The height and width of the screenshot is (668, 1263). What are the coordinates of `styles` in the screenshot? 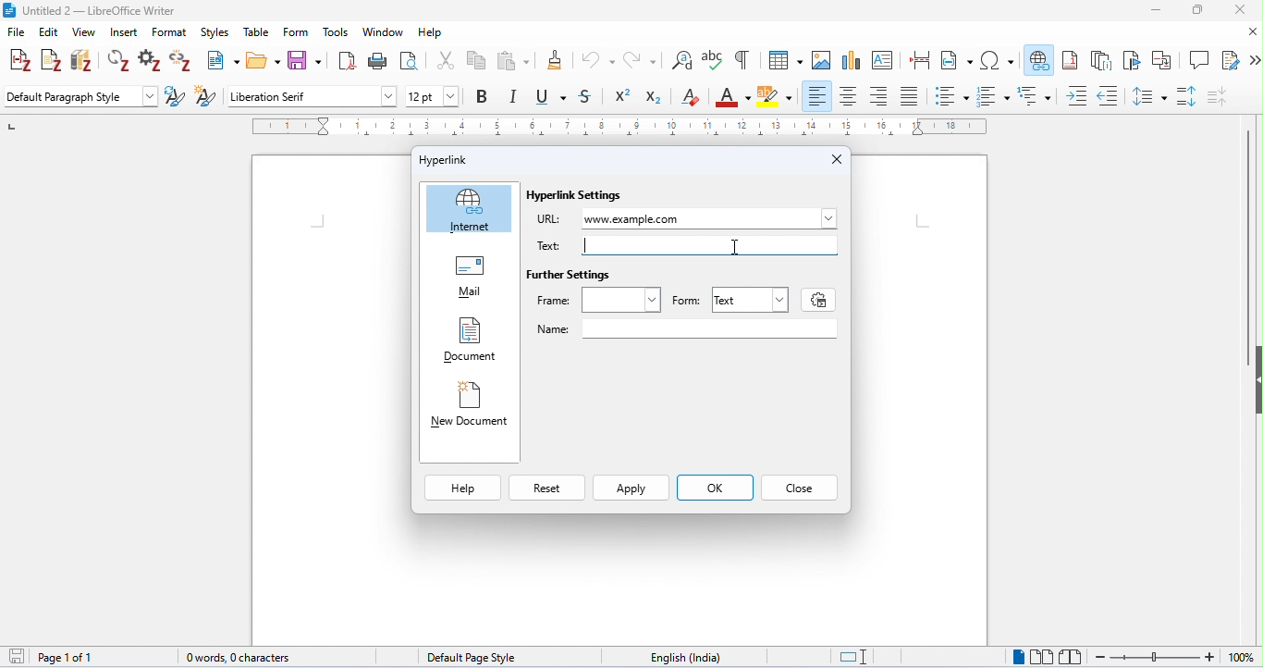 It's located at (215, 32).